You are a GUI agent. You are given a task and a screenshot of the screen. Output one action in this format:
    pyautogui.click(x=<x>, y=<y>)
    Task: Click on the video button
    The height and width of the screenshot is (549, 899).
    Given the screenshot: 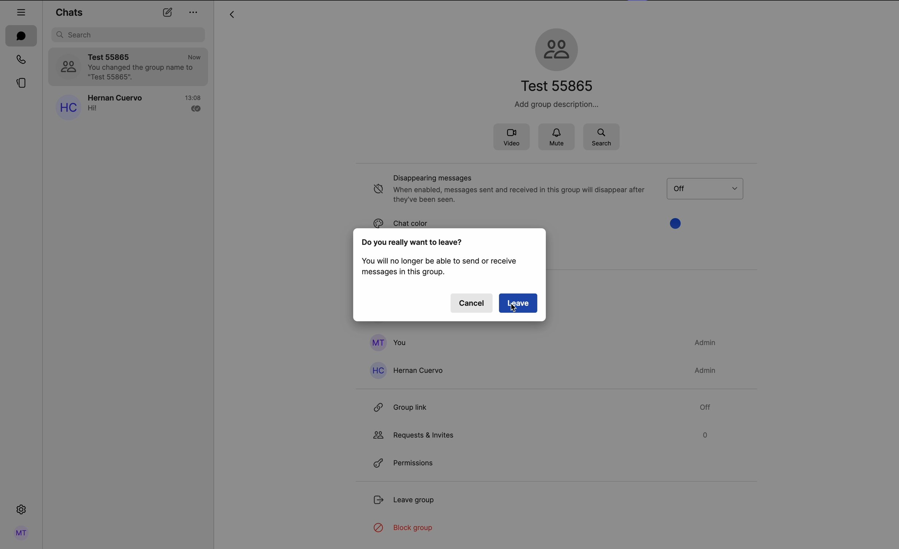 What is the action you would take?
    pyautogui.click(x=511, y=138)
    